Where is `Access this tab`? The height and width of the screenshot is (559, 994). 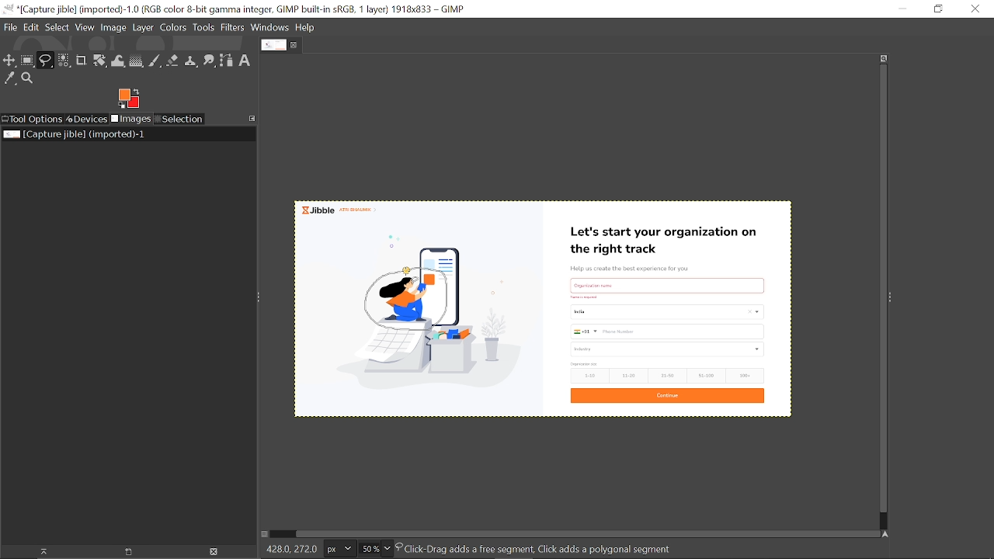 Access this tab is located at coordinates (253, 118).